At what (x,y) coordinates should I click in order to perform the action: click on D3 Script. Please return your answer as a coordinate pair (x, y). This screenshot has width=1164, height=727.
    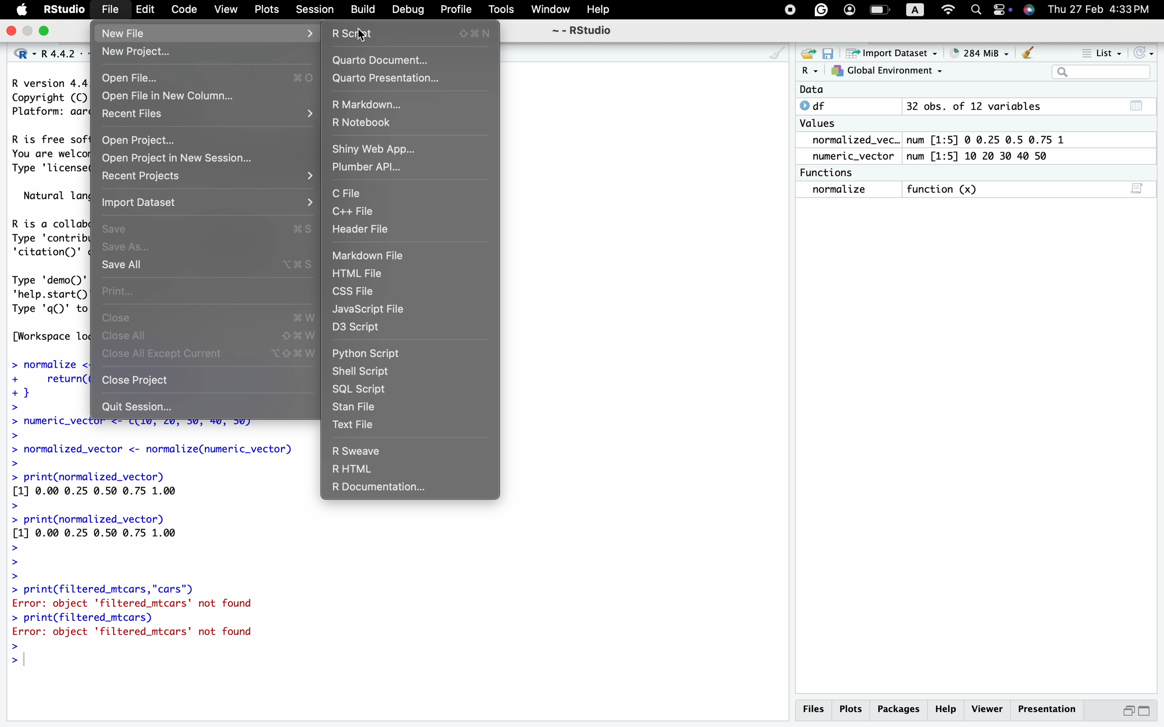
    Looking at the image, I should click on (365, 330).